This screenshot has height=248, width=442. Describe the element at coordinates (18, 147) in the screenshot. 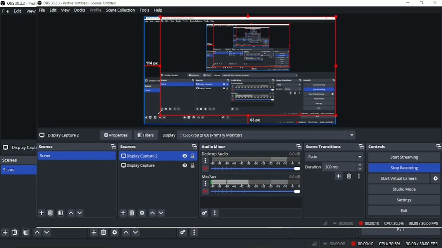

I see `Display Capt` at that location.